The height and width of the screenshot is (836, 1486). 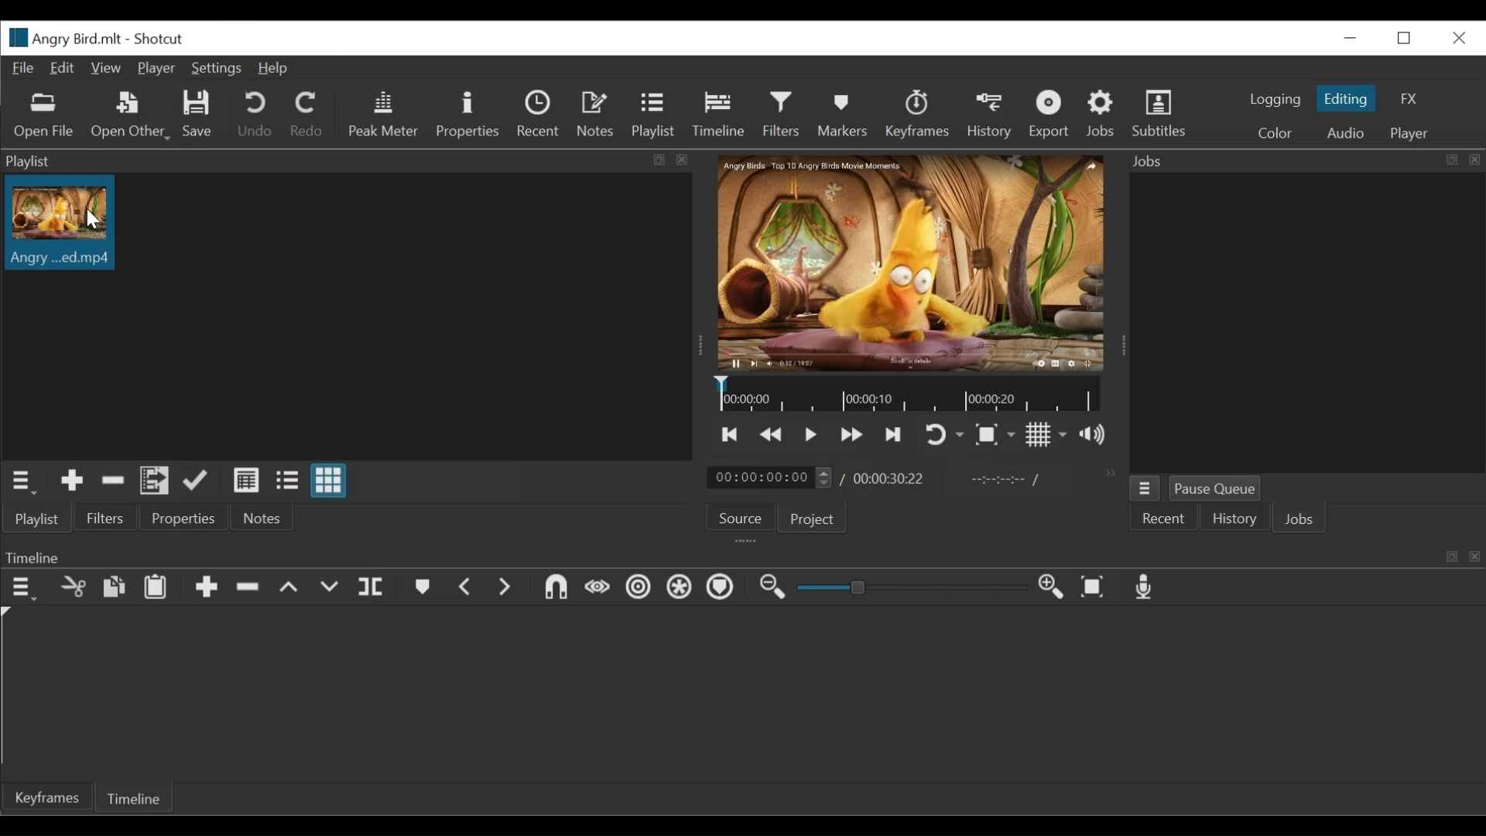 I want to click on History, so click(x=988, y=115).